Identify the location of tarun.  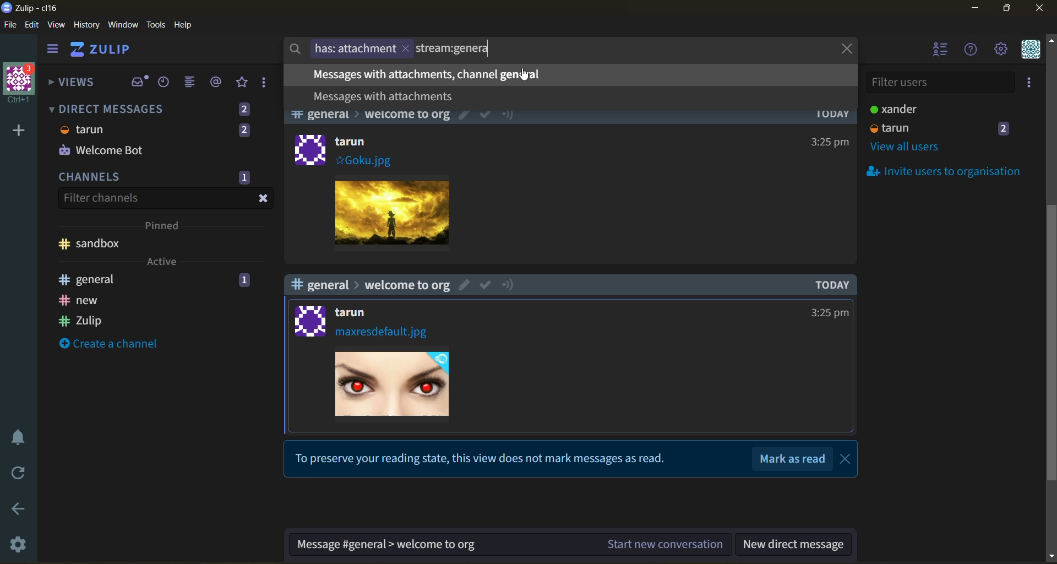
(83, 129).